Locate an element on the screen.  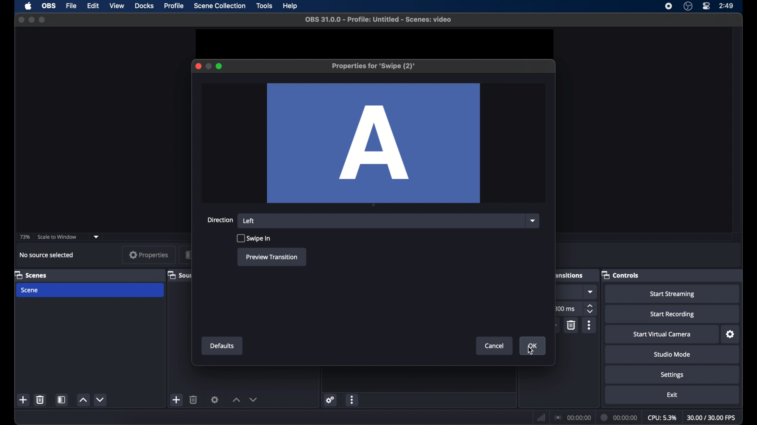
delete is located at coordinates (572, 325).